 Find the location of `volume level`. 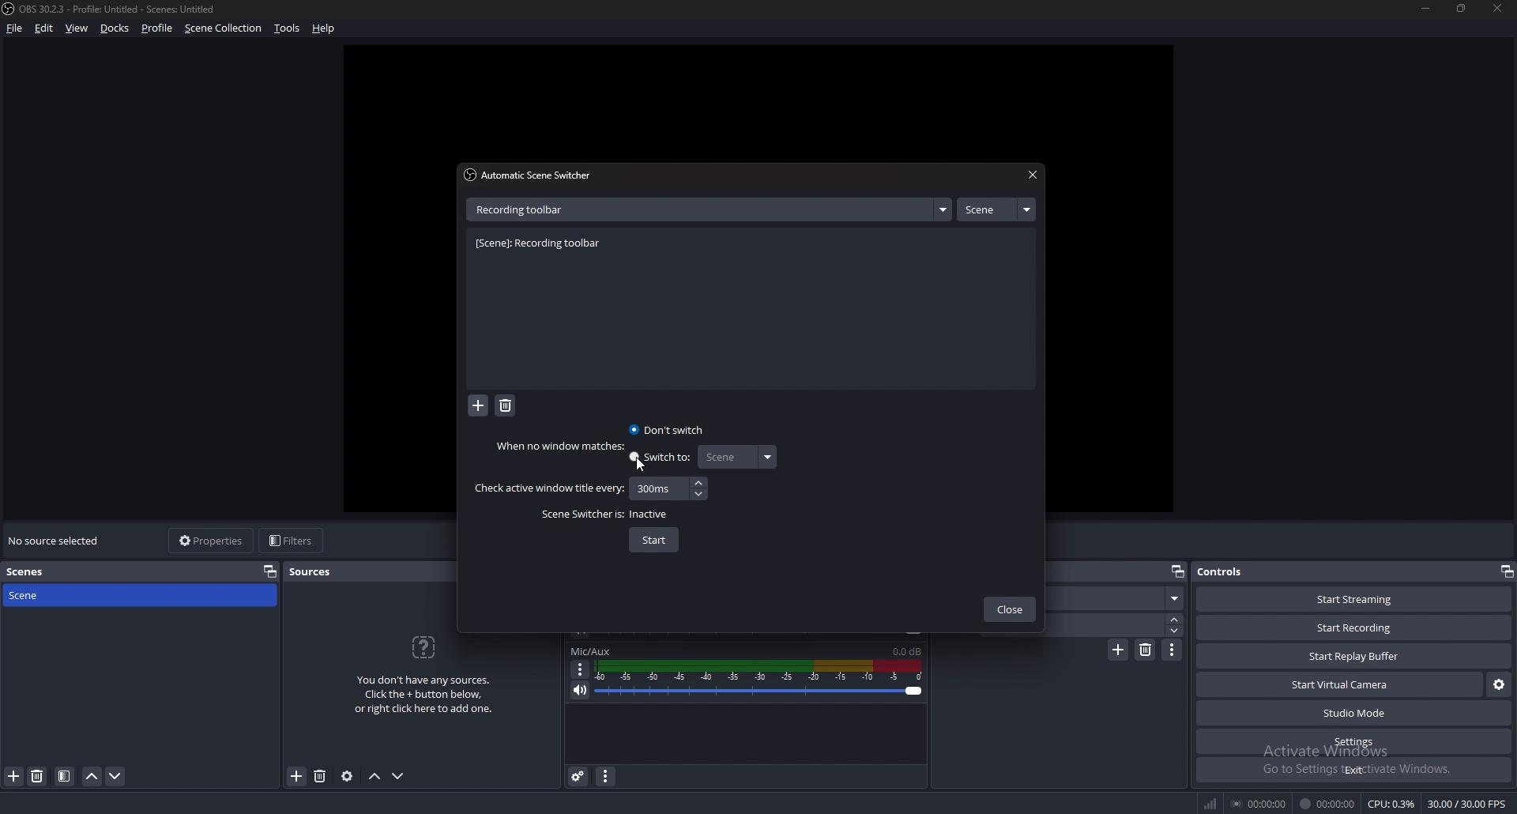

volume level is located at coordinates (907, 651).